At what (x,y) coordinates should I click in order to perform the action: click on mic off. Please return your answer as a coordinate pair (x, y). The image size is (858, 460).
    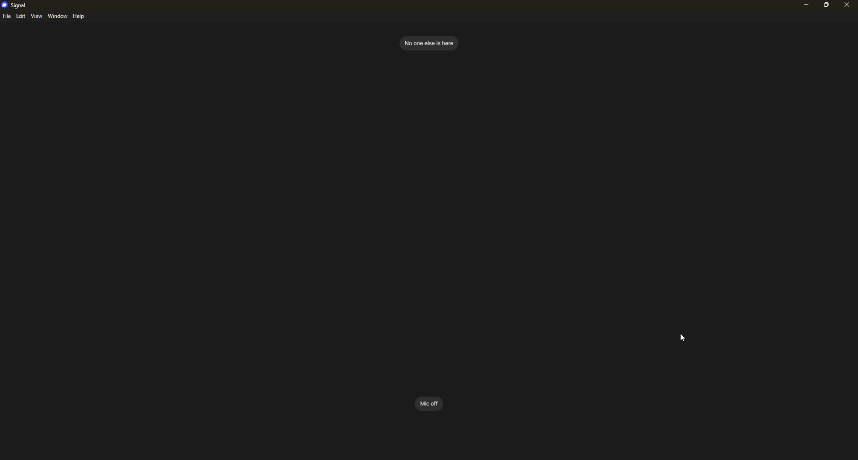
    Looking at the image, I should click on (429, 402).